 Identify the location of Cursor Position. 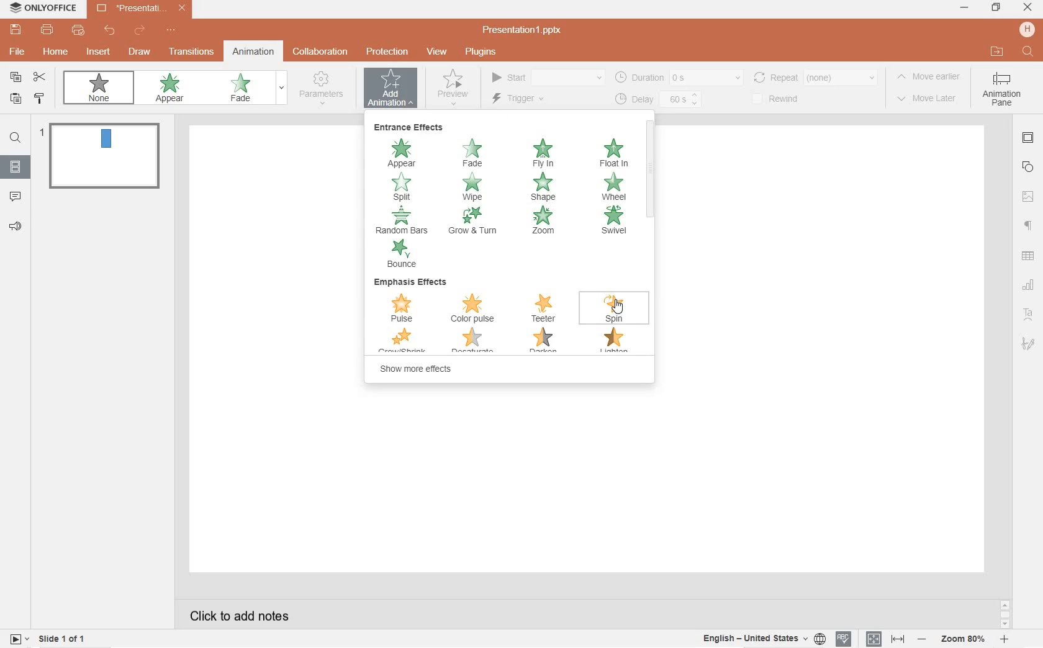
(620, 307).